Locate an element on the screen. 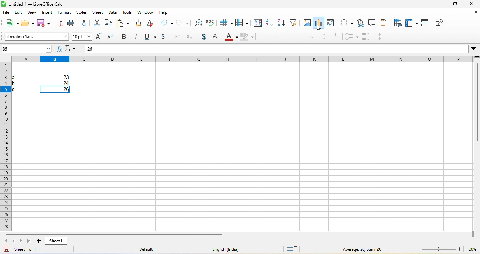  close is located at coordinates (471, 4).